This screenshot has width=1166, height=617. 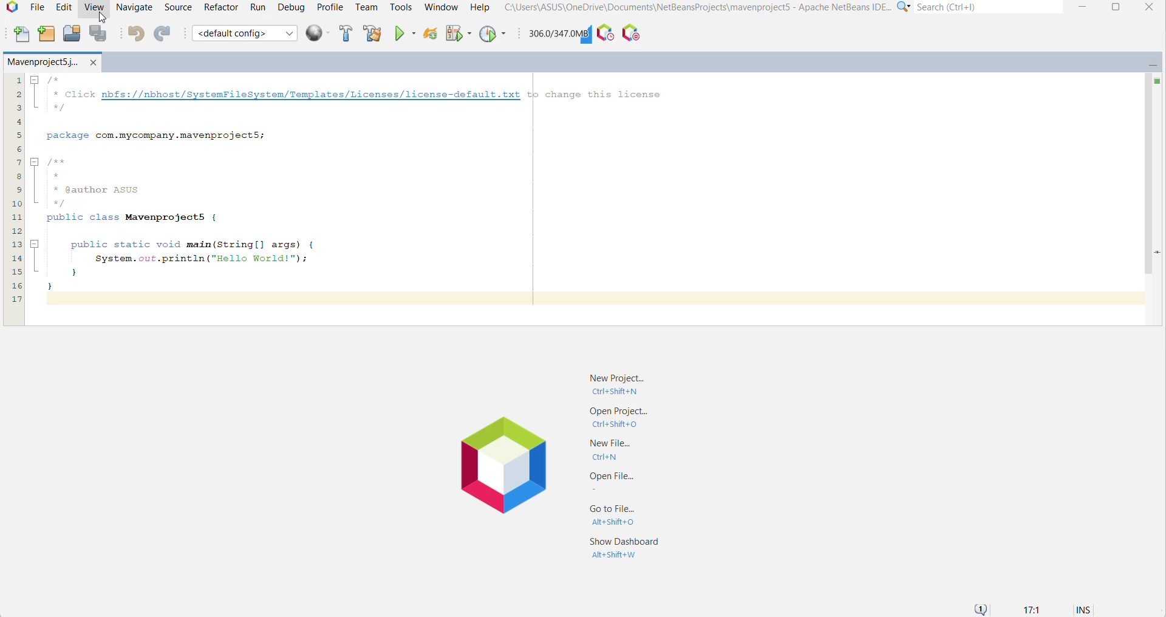 I want to click on New File, so click(x=610, y=449).